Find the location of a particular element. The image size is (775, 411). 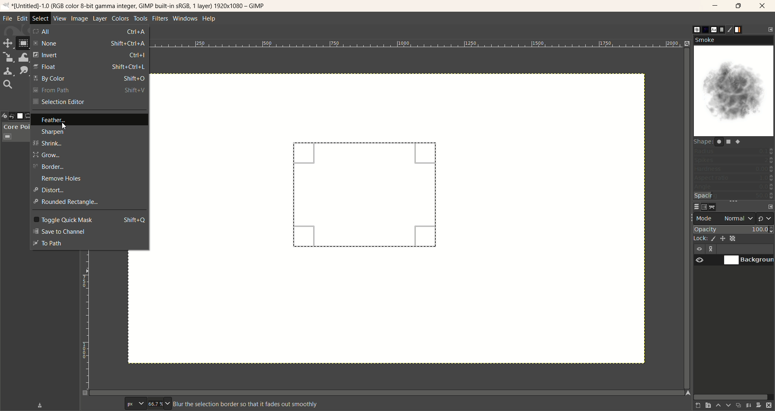

hardness is located at coordinates (733, 169).